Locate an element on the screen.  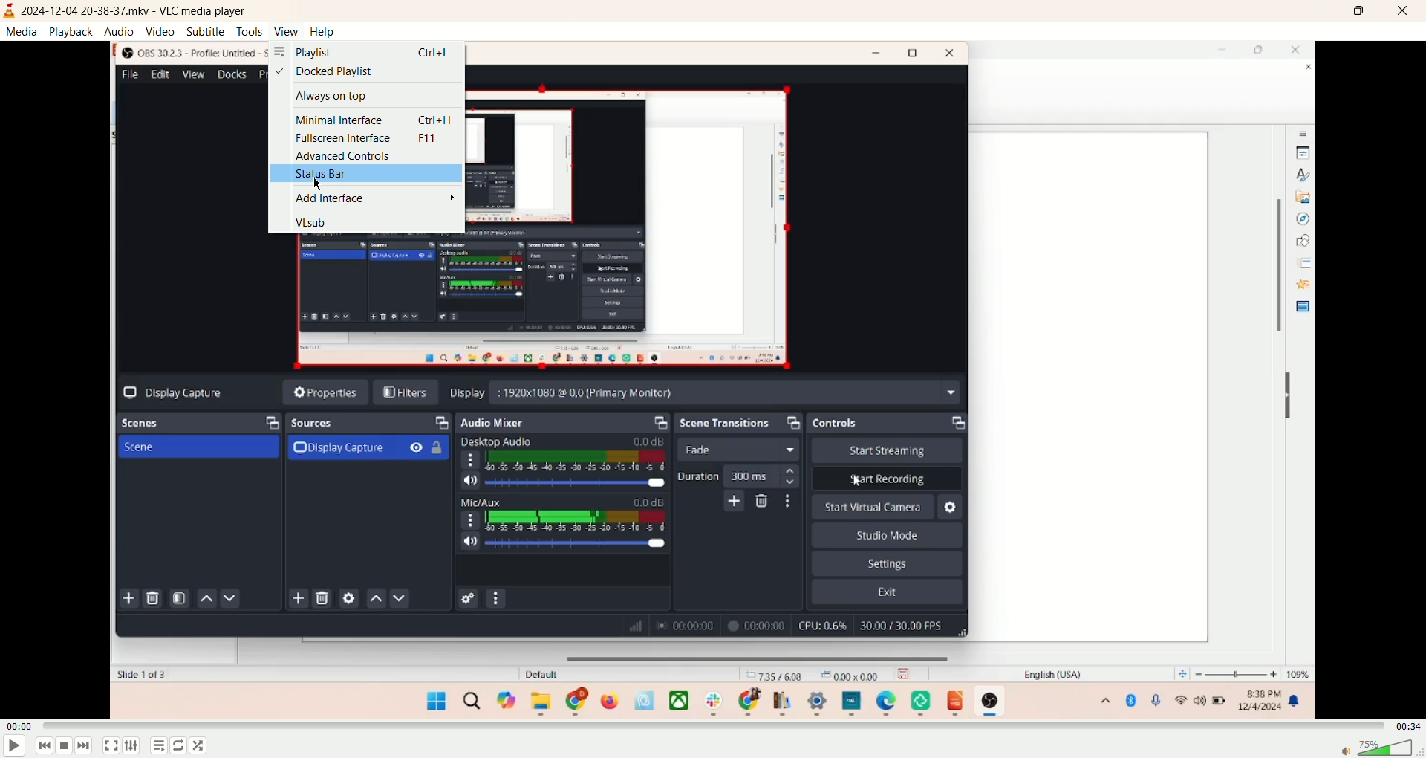
stop is located at coordinates (66, 748).